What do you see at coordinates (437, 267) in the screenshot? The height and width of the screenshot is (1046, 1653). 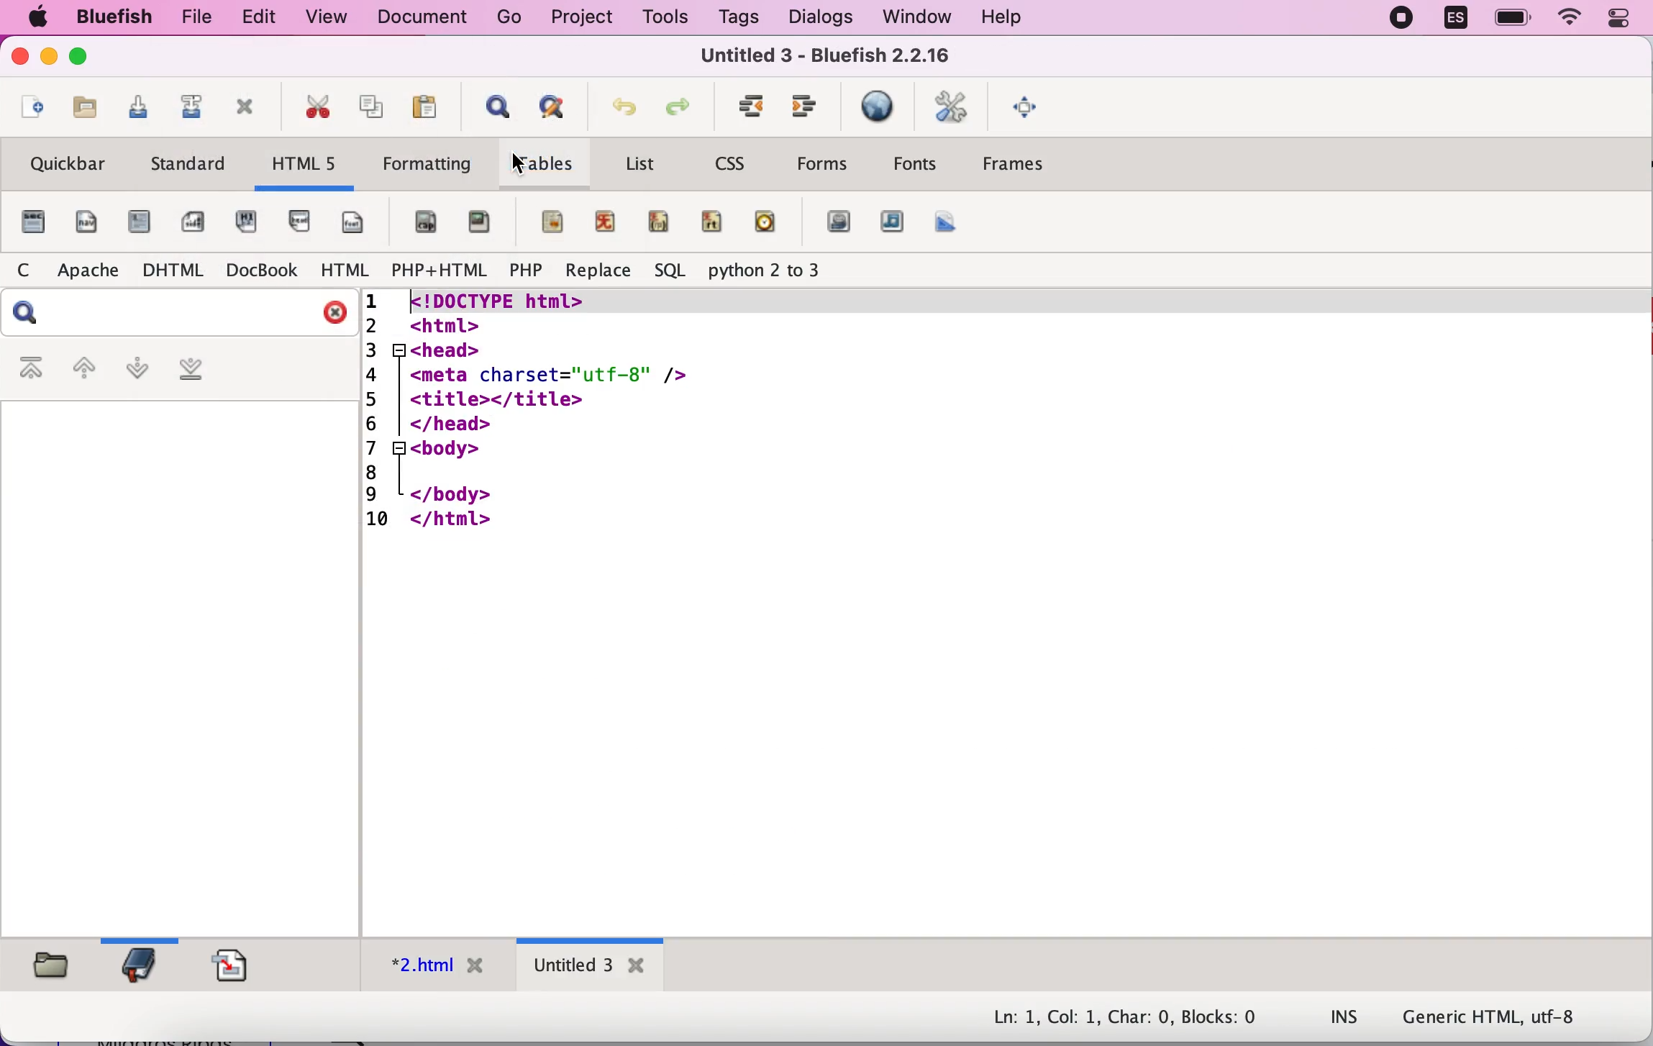 I see `PHP + HTML` at bounding box center [437, 267].